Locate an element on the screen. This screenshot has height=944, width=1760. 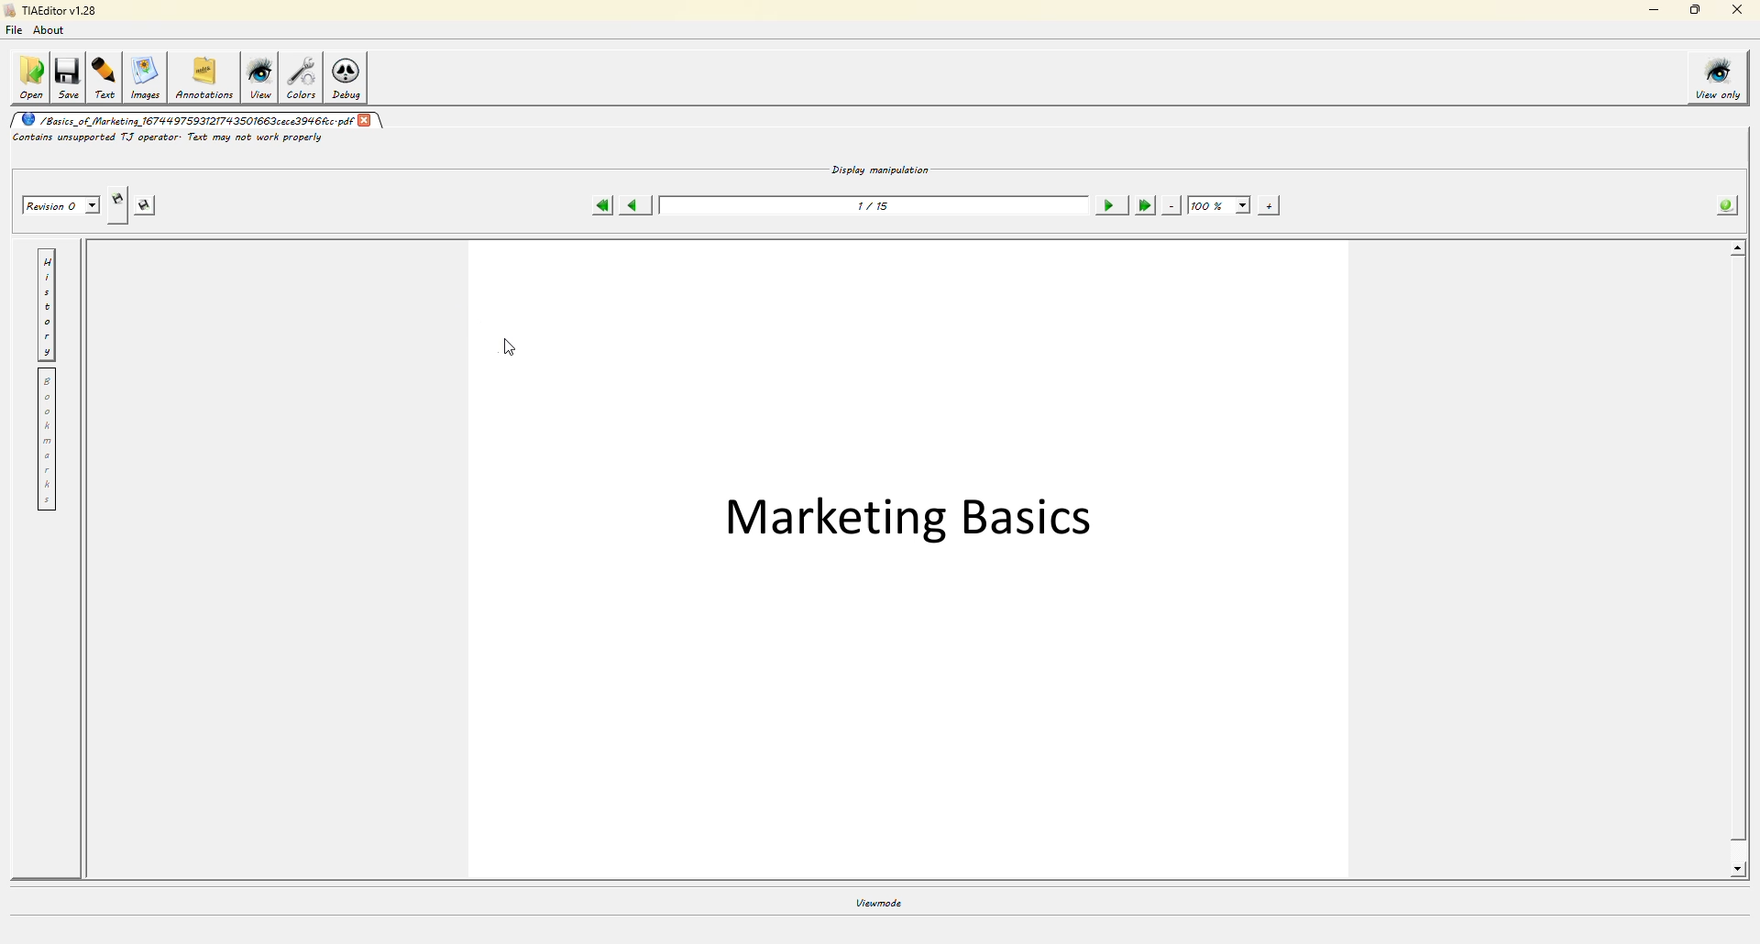
cursor is located at coordinates (511, 348).